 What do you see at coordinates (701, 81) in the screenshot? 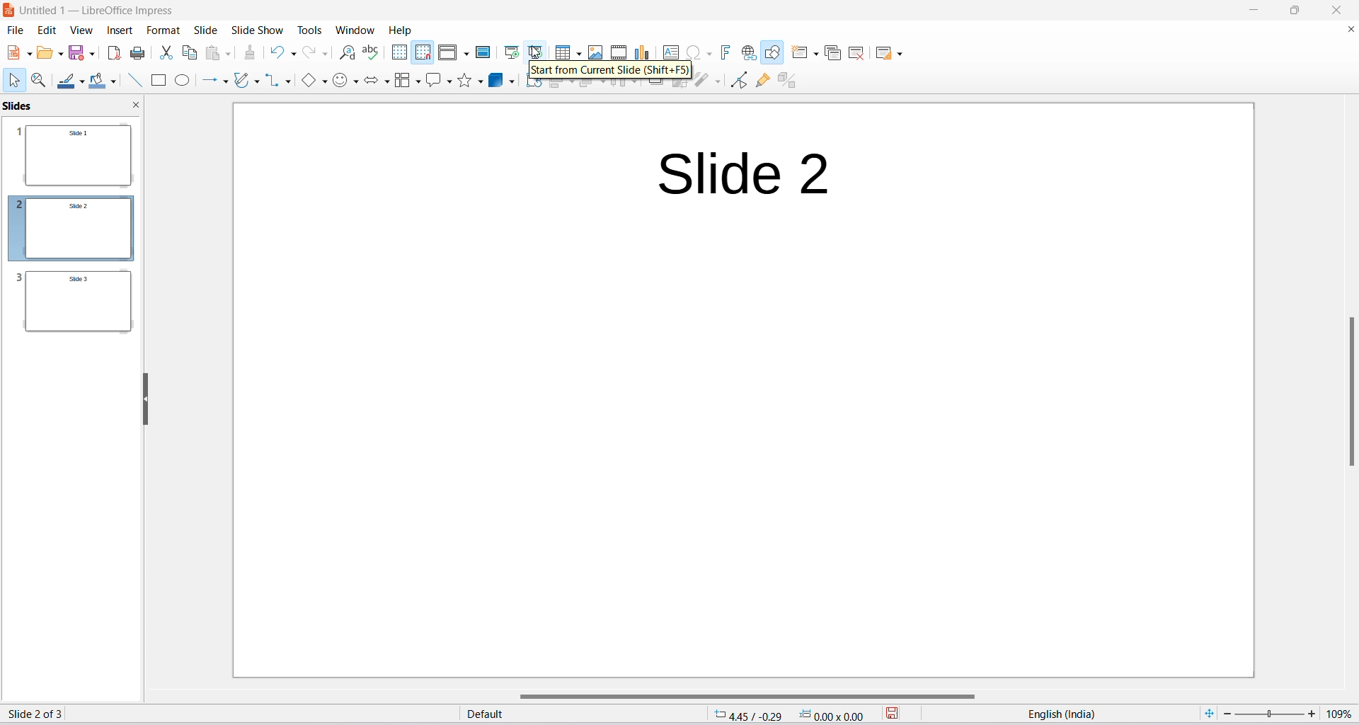
I see `filter` at bounding box center [701, 81].